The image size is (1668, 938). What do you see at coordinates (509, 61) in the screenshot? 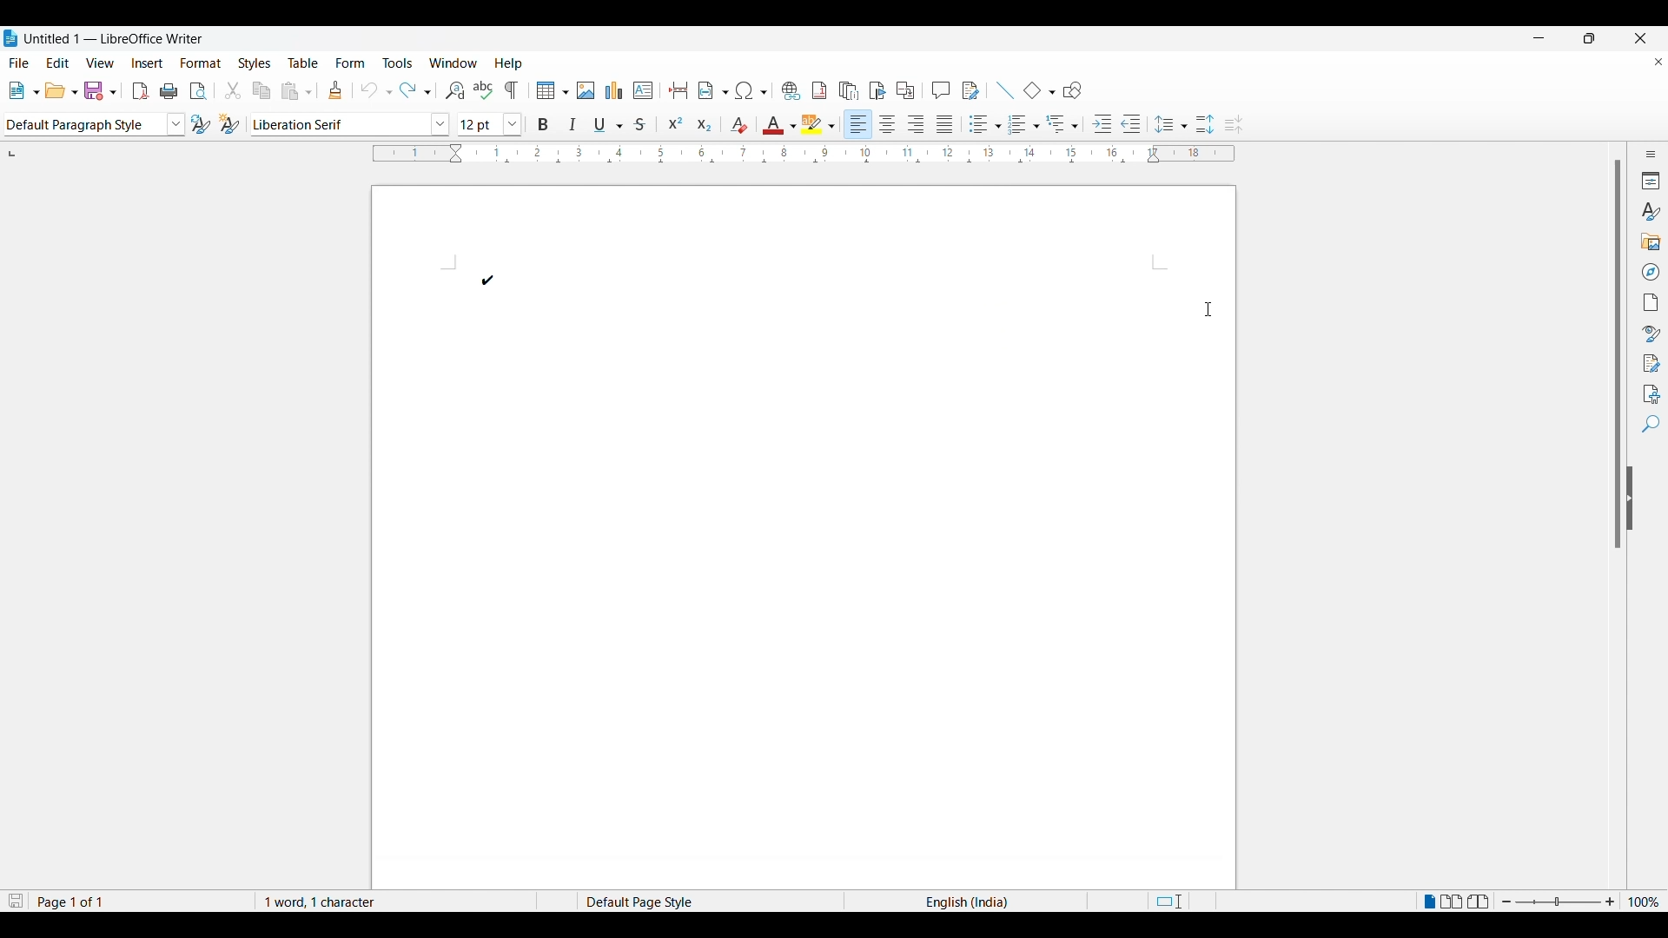
I see `Help` at bounding box center [509, 61].